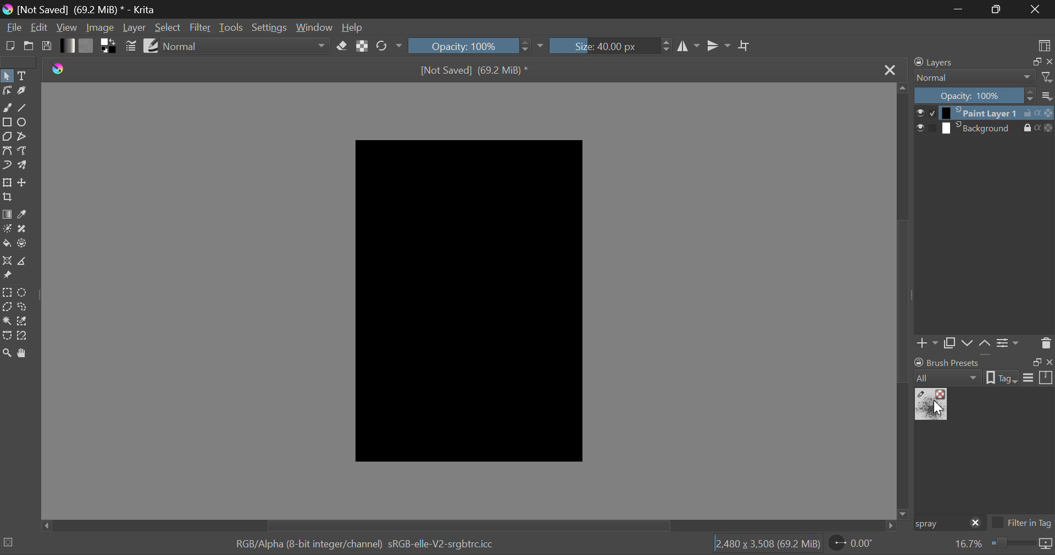  I want to click on Ellipses, so click(24, 123).